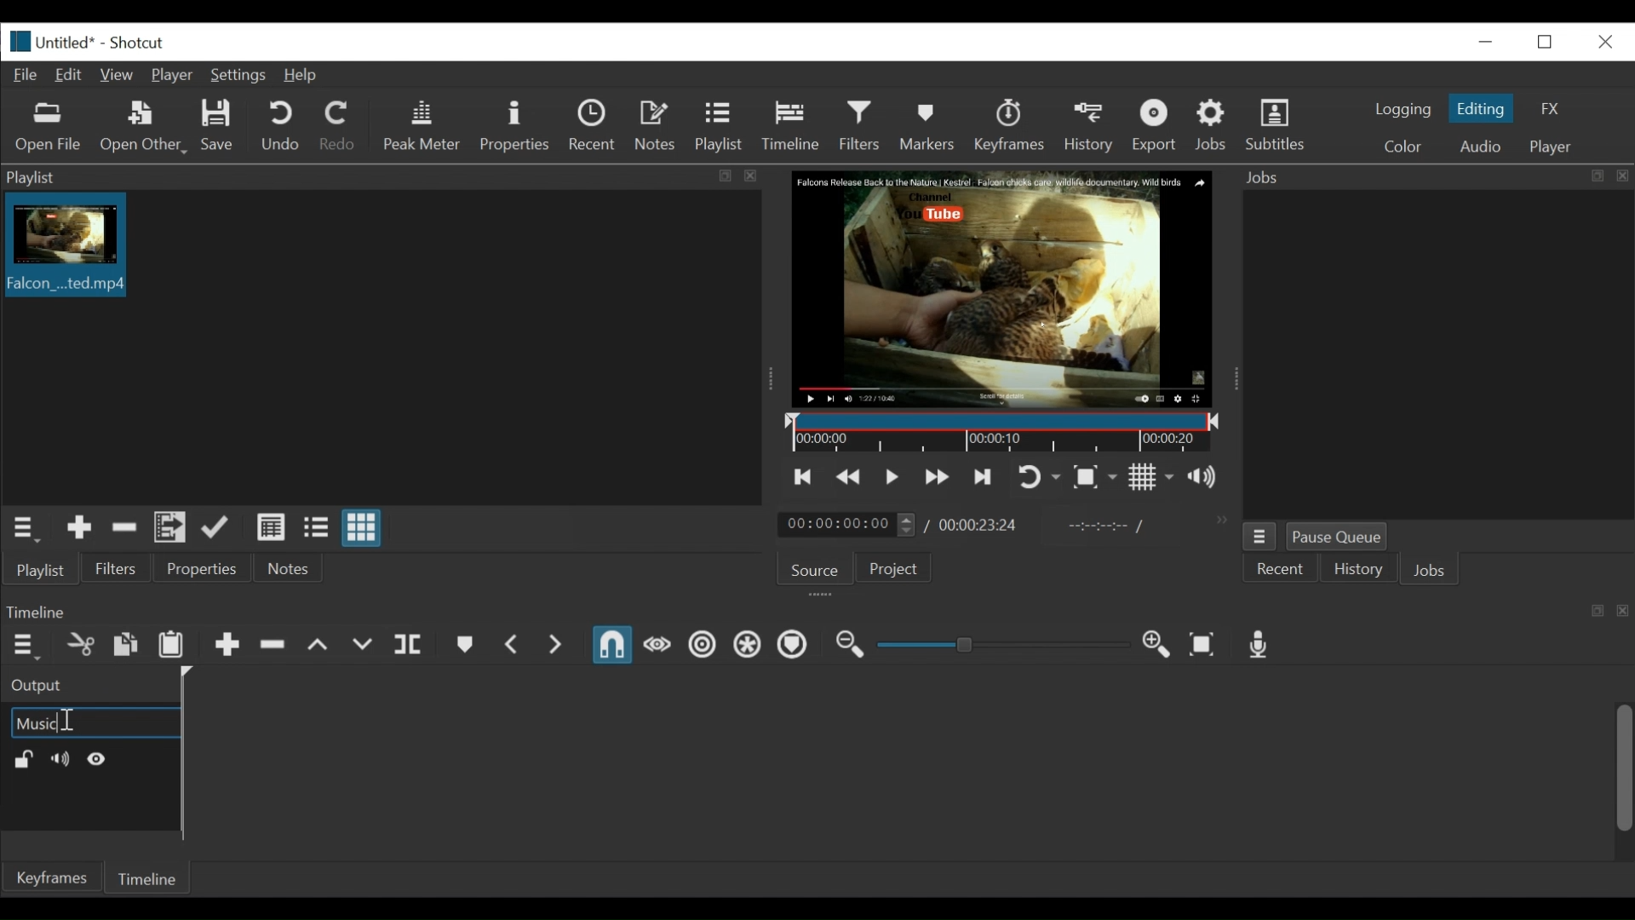 This screenshot has width=1635, height=920. What do you see at coordinates (118, 74) in the screenshot?
I see `View` at bounding box center [118, 74].